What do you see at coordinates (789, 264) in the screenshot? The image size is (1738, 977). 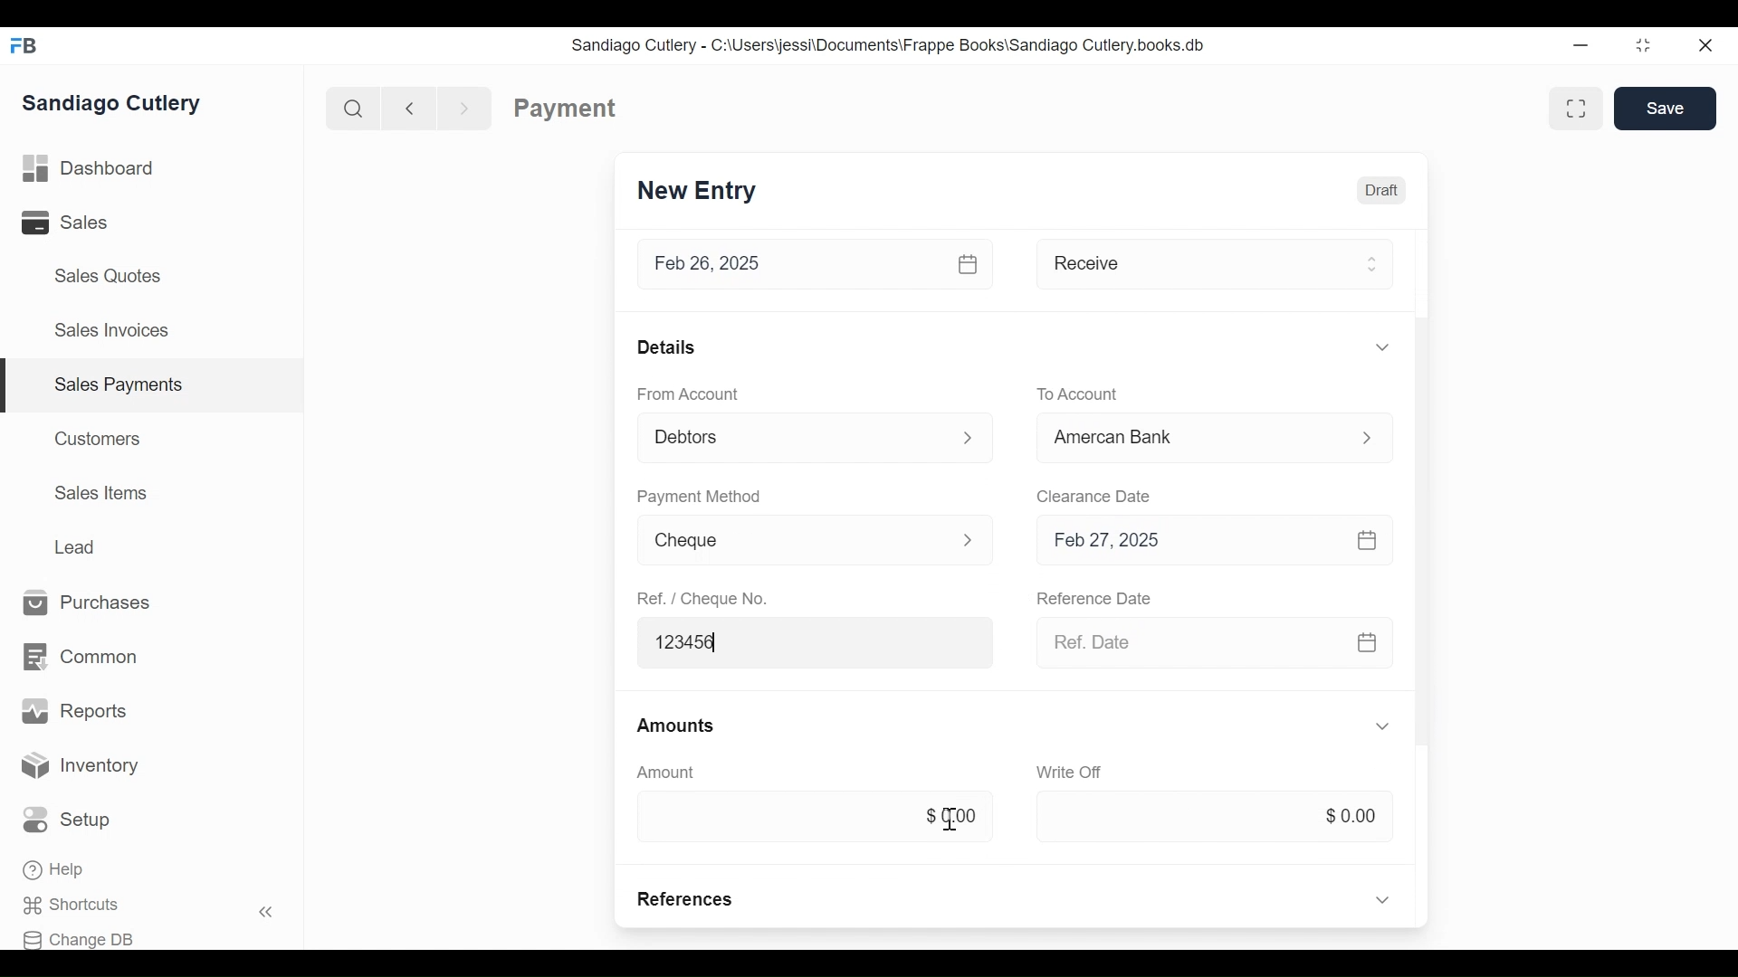 I see `Feb 26, 2025 ` at bounding box center [789, 264].